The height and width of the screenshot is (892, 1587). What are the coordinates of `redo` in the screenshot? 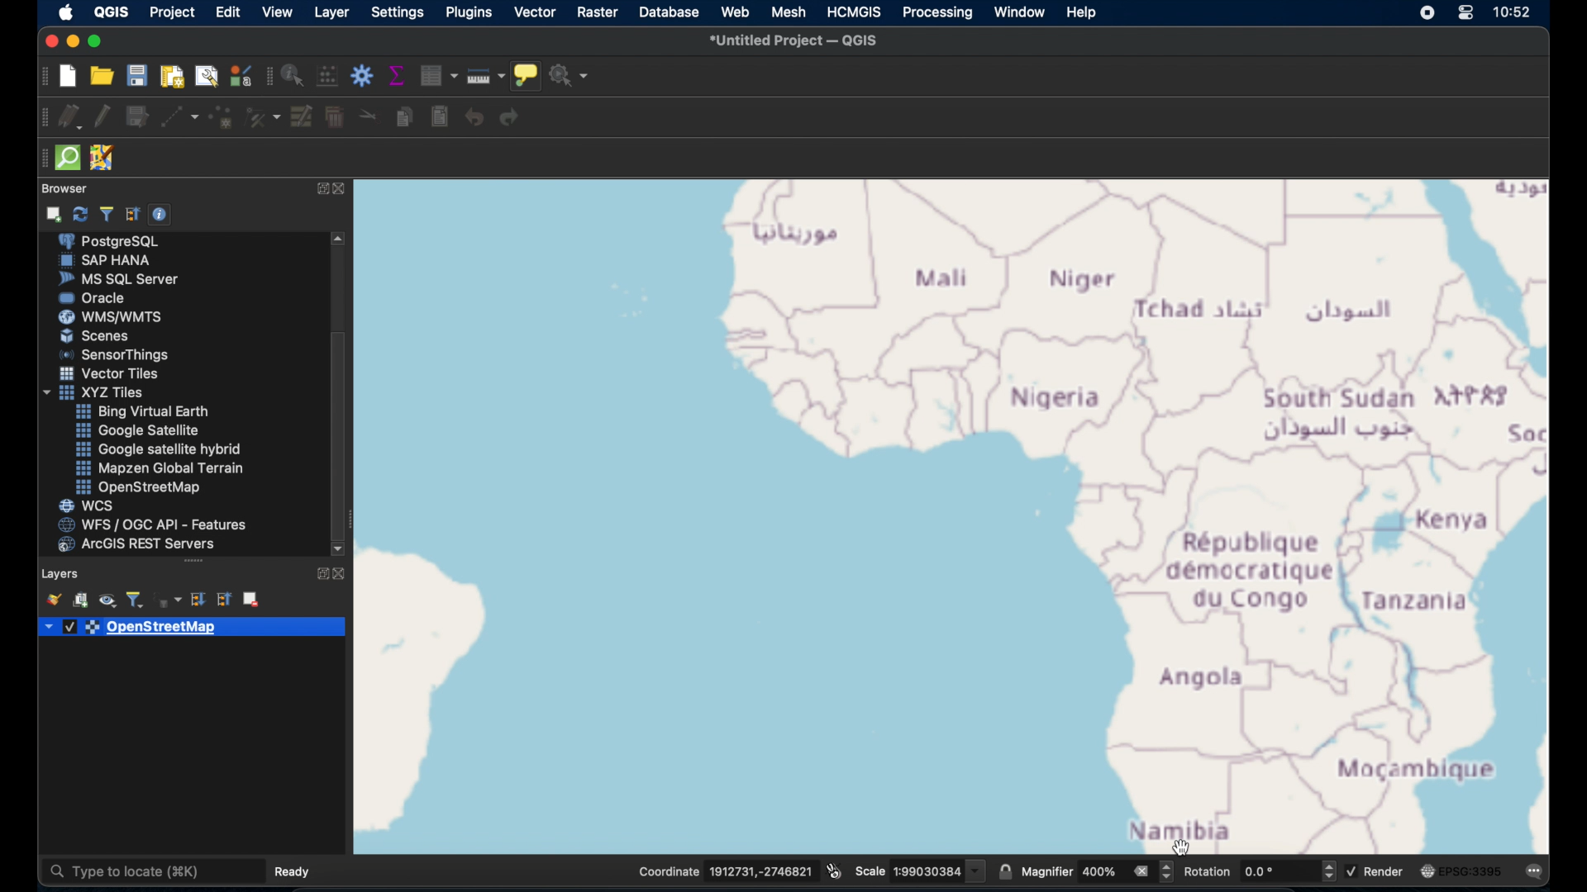 It's located at (515, 120).